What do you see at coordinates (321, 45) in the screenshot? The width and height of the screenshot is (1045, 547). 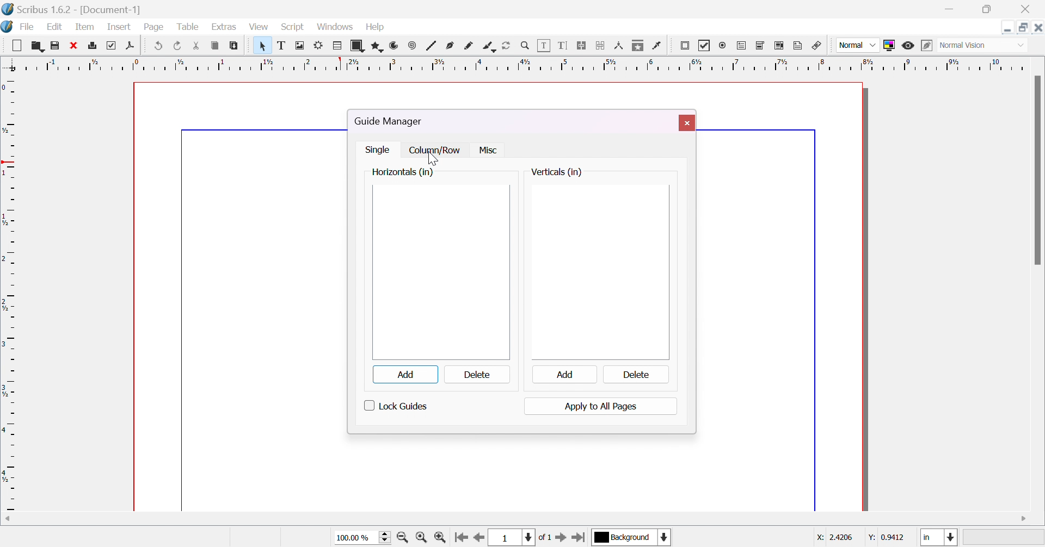 I see `render frame` at bounding box center [321, 45].